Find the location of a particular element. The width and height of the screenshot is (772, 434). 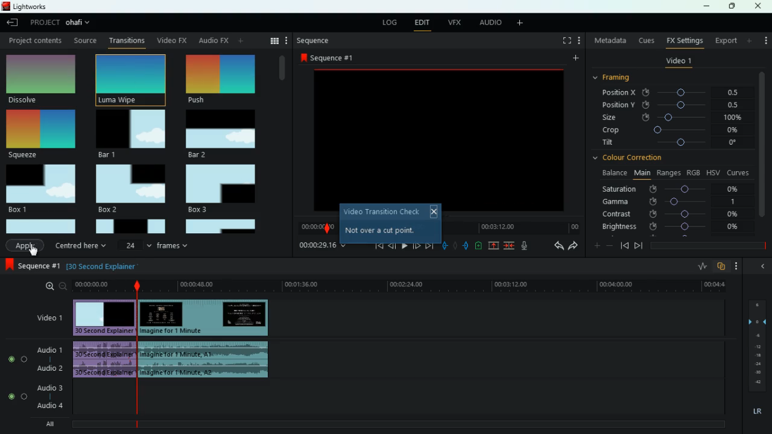

centered here is located at coordinates (83, 245).